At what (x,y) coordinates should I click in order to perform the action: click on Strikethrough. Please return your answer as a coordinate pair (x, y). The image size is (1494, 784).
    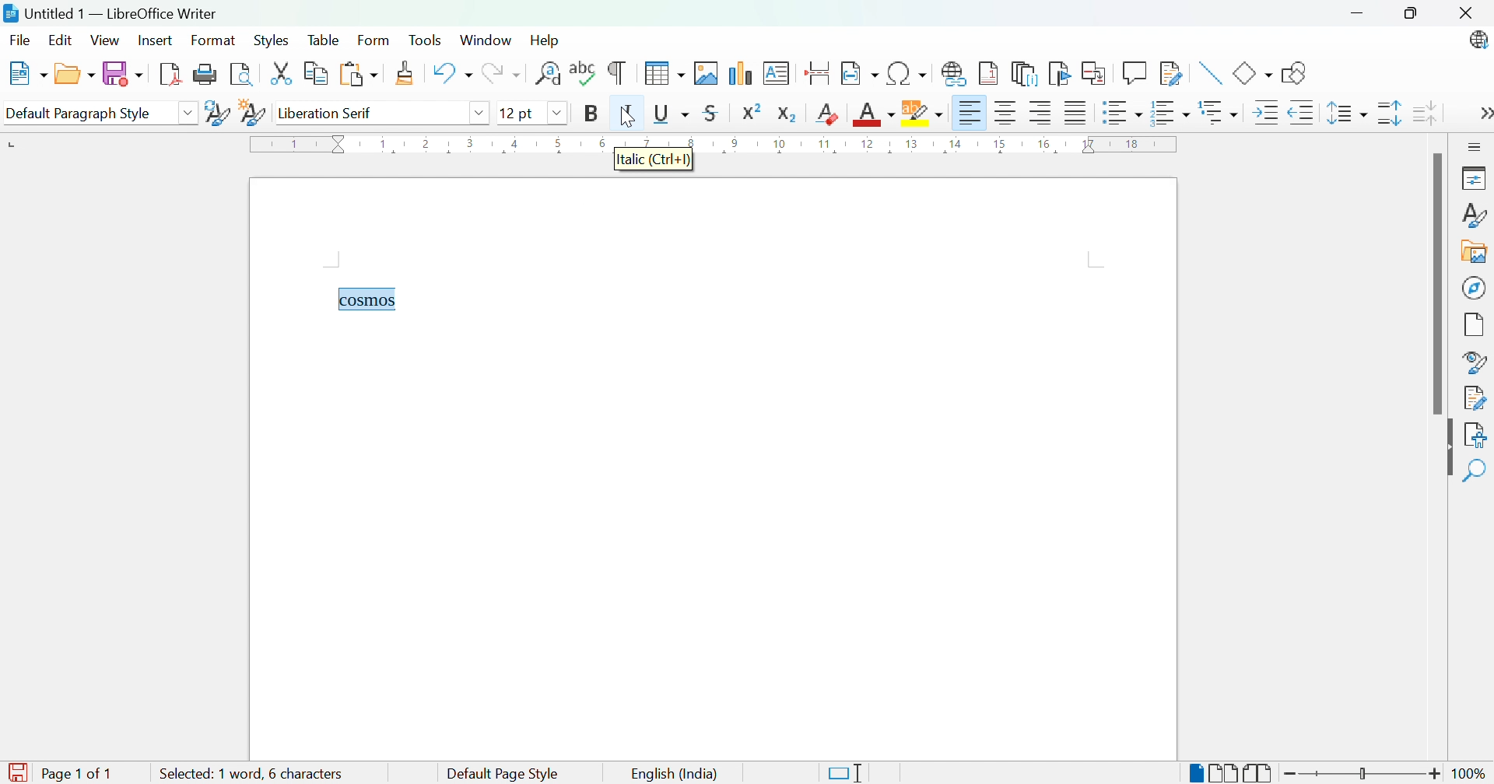
    Looking at the image, I should click on (713, 113).